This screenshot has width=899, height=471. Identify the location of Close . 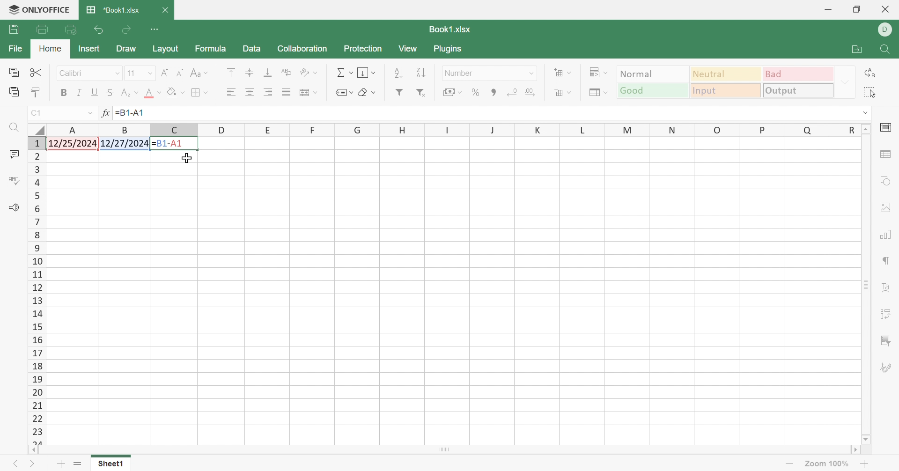
(889, 9).